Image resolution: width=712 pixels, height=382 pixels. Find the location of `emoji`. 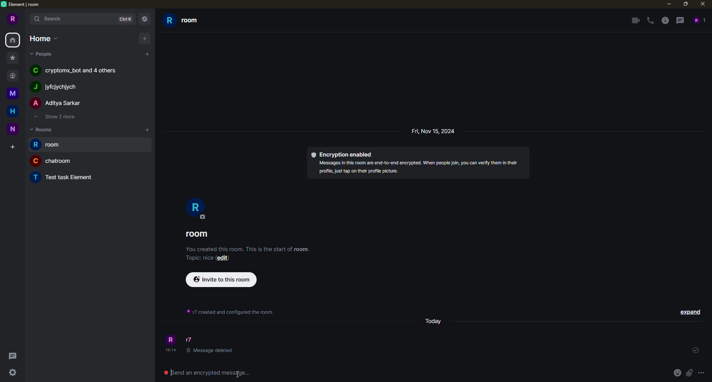

emoji is located at coordinates (676, 372).